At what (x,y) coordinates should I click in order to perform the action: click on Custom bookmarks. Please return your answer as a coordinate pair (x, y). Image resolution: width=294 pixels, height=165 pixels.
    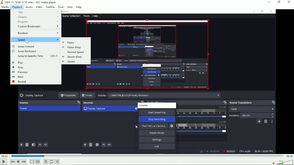
    Looking at the image, I should click on (36, 26).